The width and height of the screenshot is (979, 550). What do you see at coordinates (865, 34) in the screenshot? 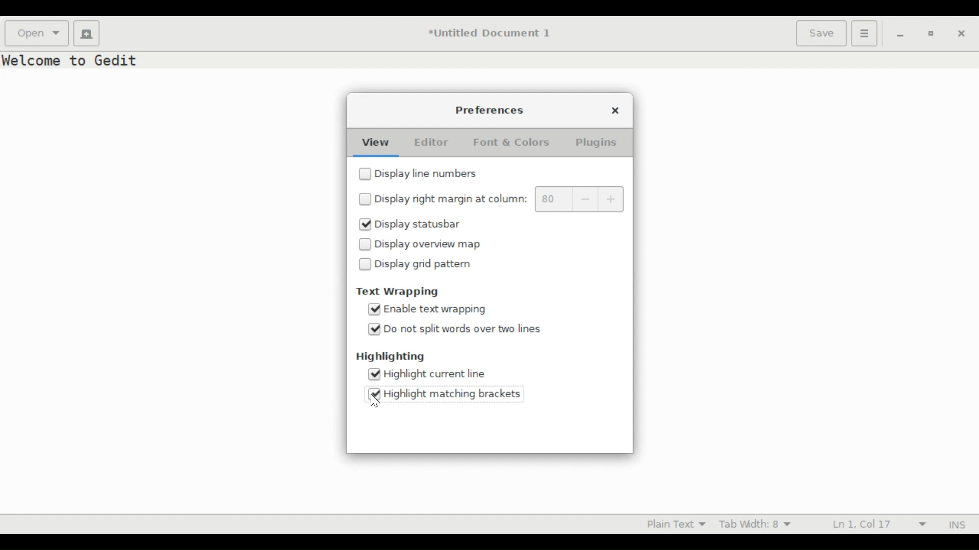
I see `Application menu` at bounding box center [865, 34].